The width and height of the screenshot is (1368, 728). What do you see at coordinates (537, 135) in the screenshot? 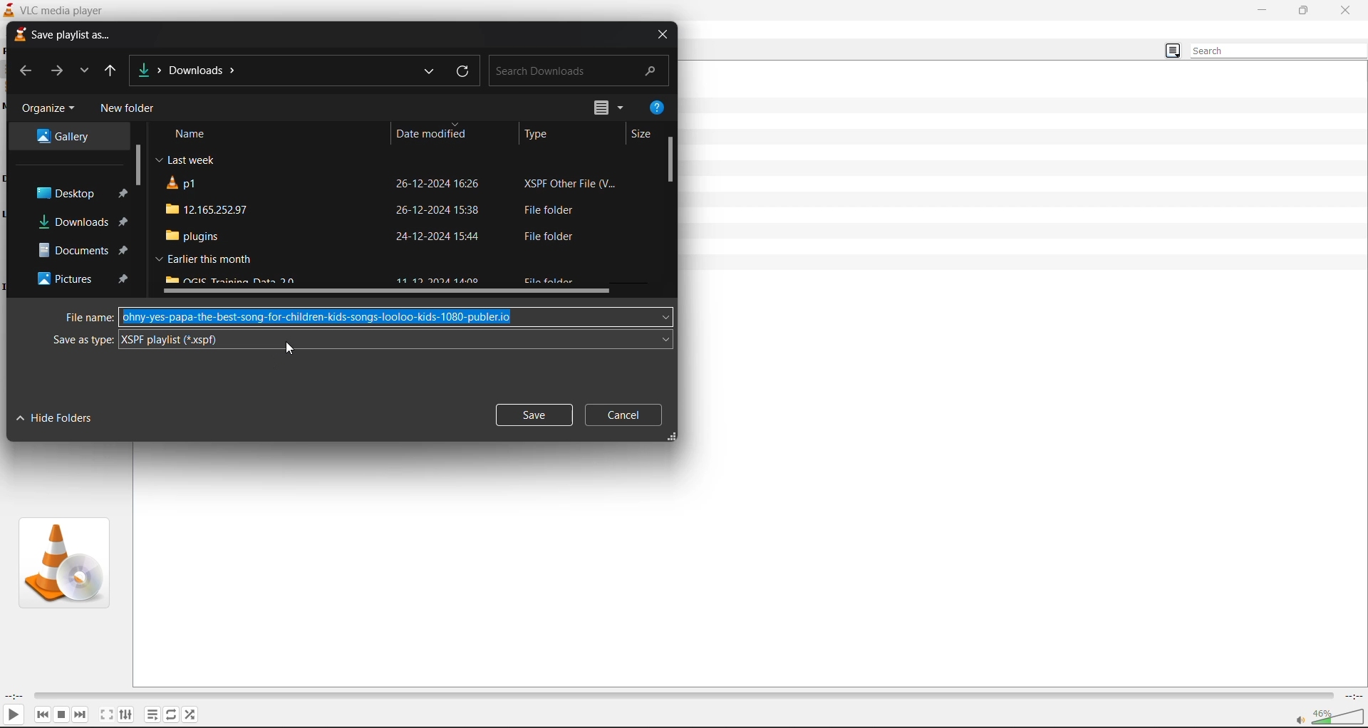
I see `type` at bounding box center [537, 135].